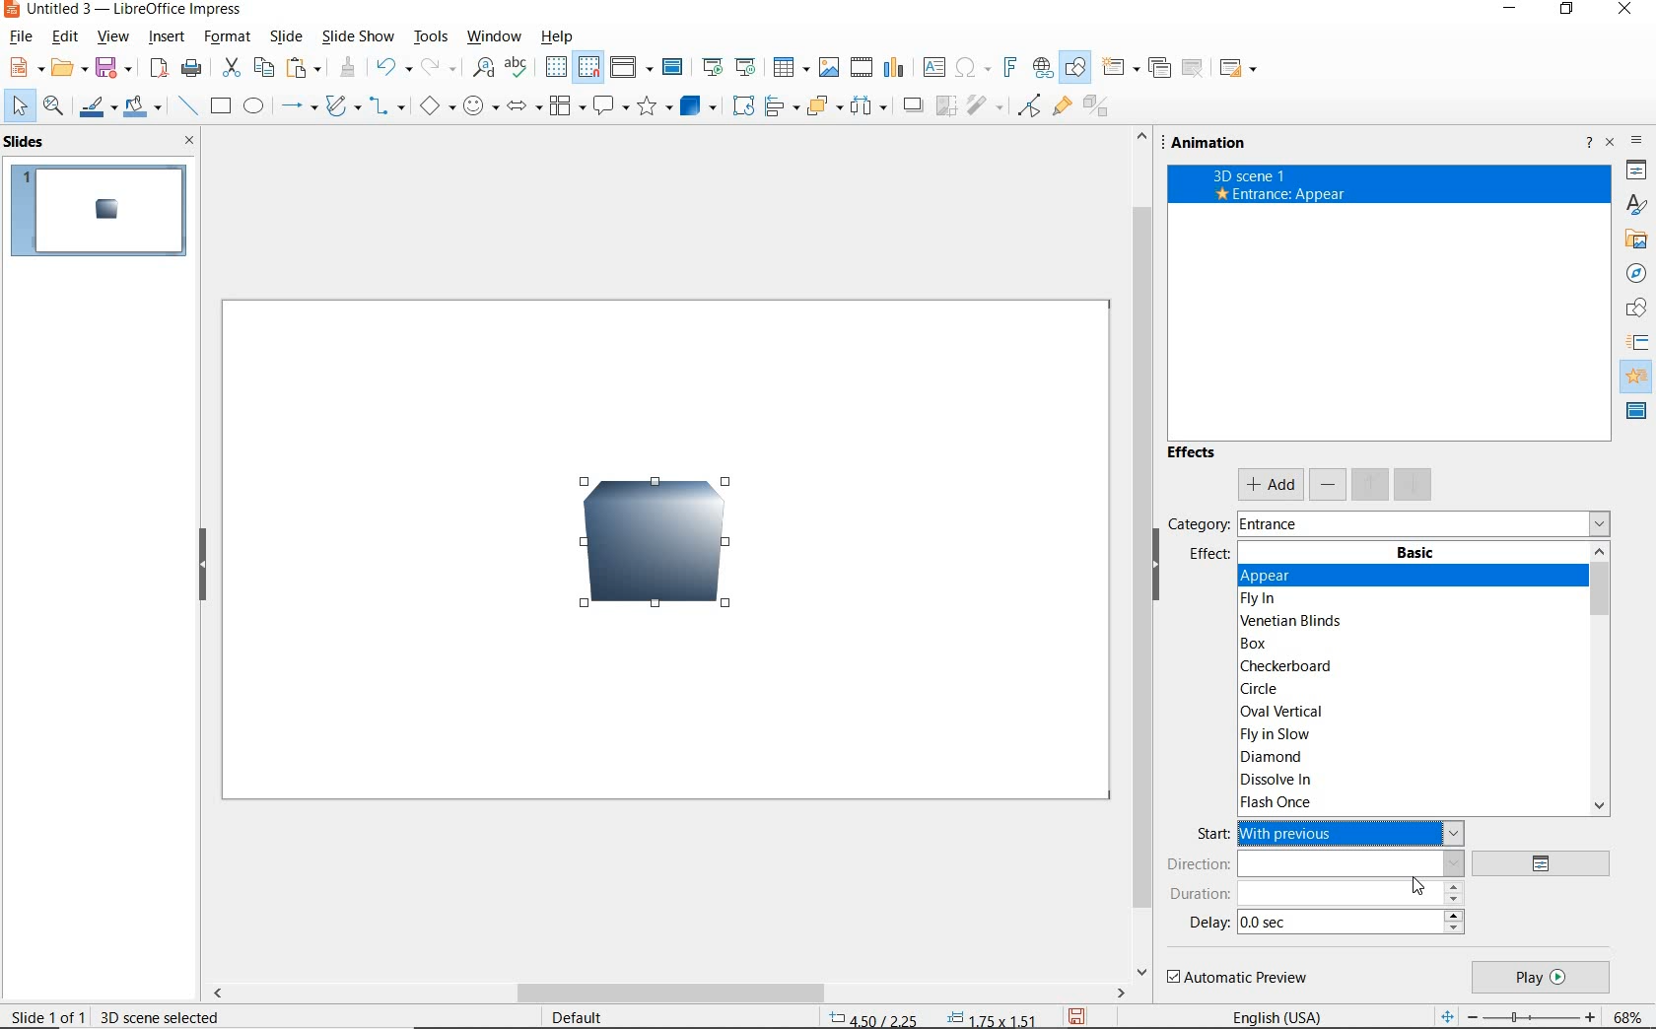 This screenshot has height=1029, width=1656. I want to click on arrange, so click(824, 105).